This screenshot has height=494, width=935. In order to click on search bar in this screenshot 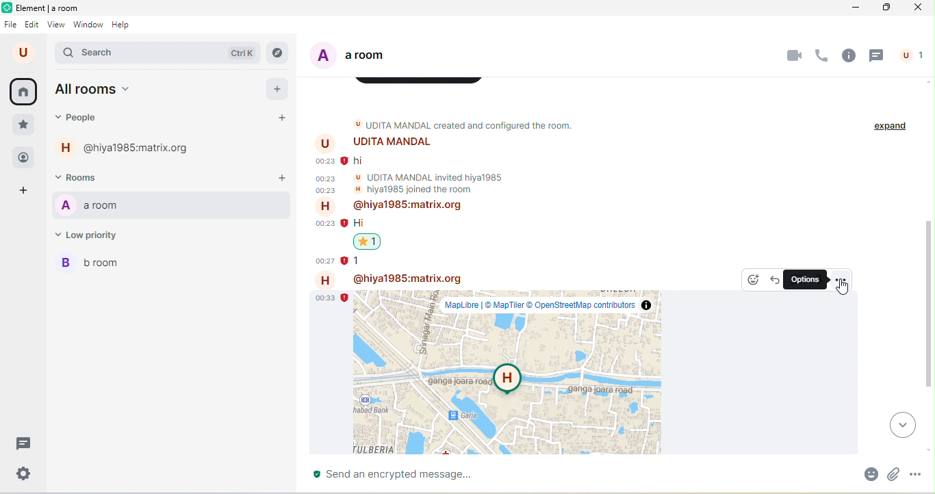, I will do `click(159, 53)`.